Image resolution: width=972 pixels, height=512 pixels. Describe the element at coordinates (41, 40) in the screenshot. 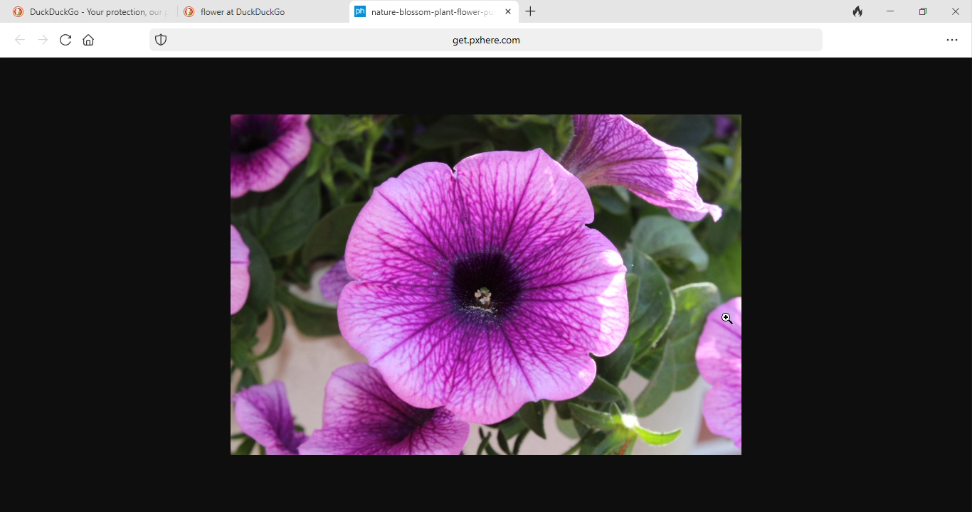

I see `forward` at that location.